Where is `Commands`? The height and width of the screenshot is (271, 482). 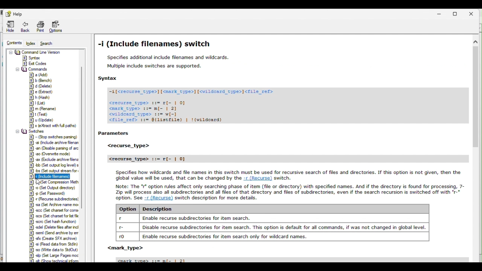
Commands is located at coordinates (32, 70).